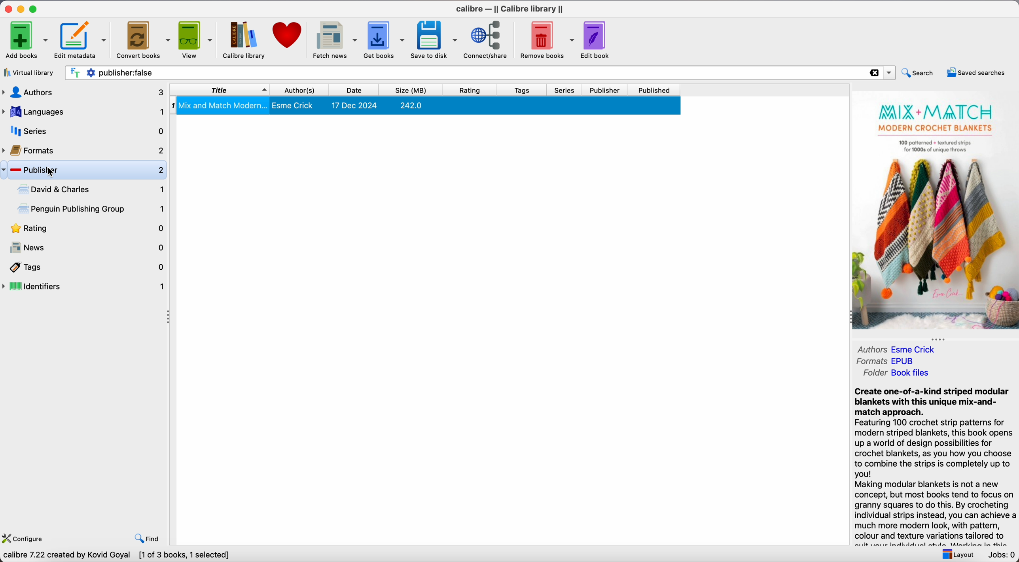 This screenshot has height=562, width=1019. I want to click on add books, so click(26, 39).